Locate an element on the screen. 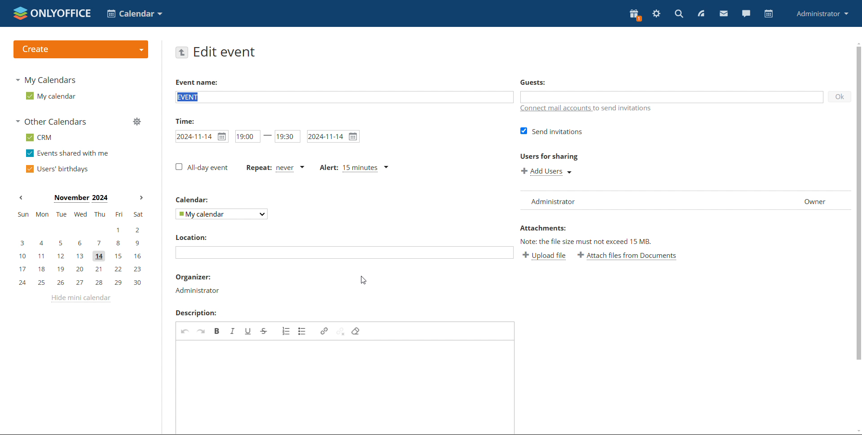 The image size is (862, 435). insert/remove numbered list is located at coordinates (284, 331).